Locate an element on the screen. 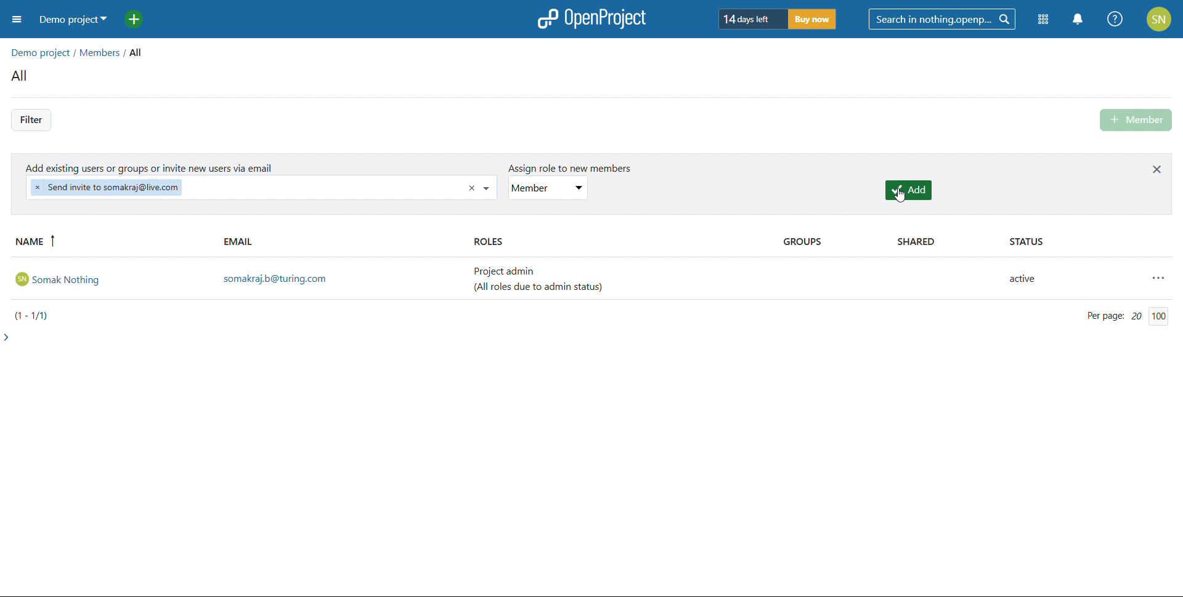  assign role to new members is located at coordinates (564, 169).